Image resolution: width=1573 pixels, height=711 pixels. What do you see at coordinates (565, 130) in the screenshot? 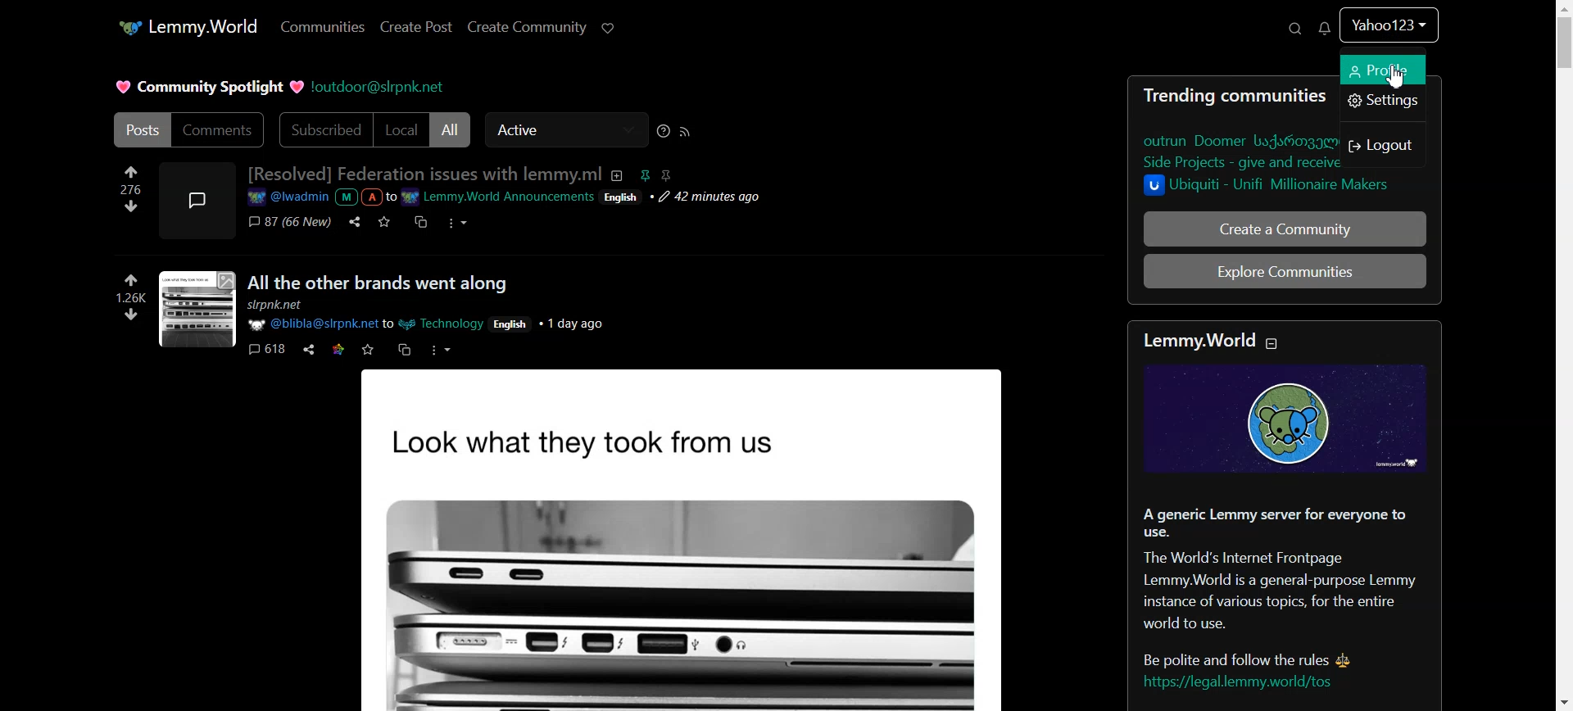
I see `Active` at bounding box center [565, 130].